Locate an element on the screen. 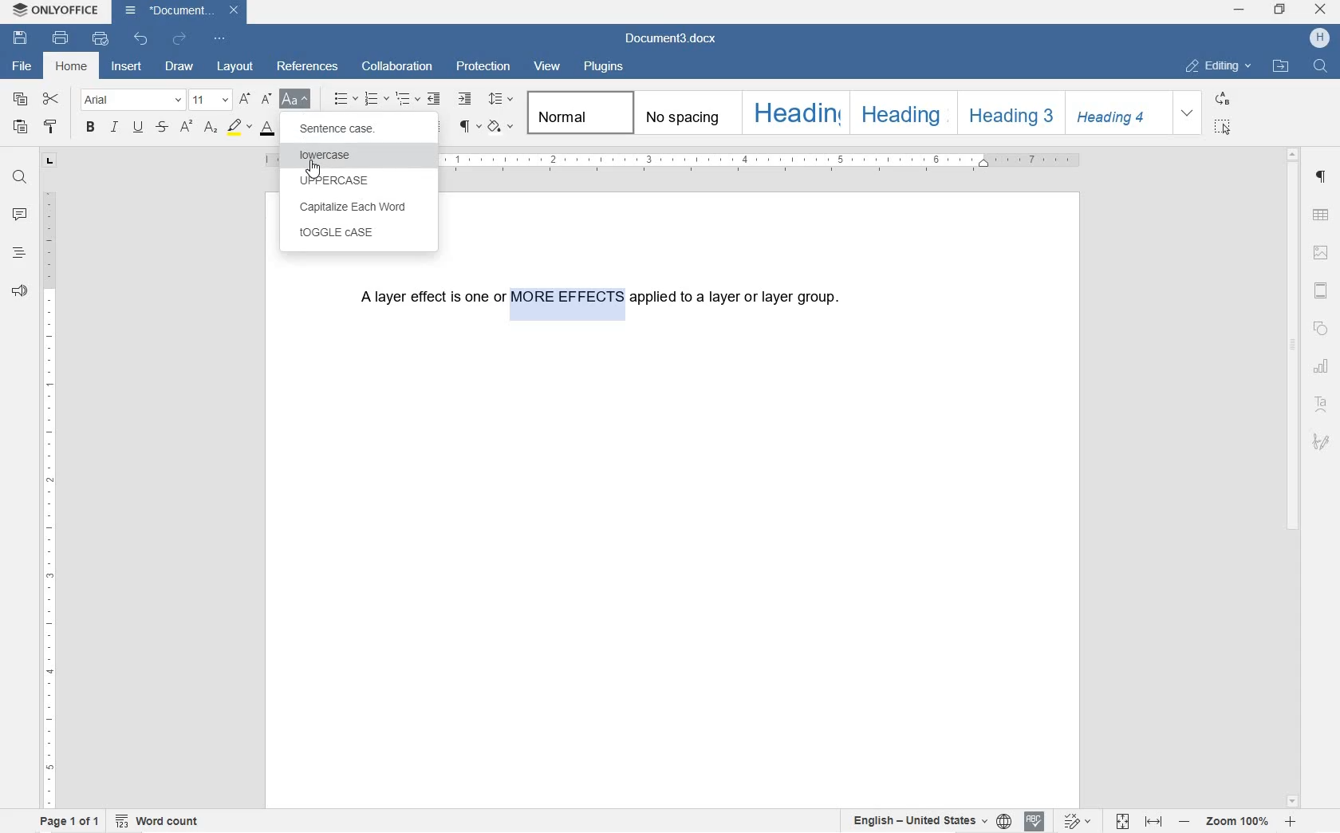  SCROLLBAR is located at coordinates (1293, 477).